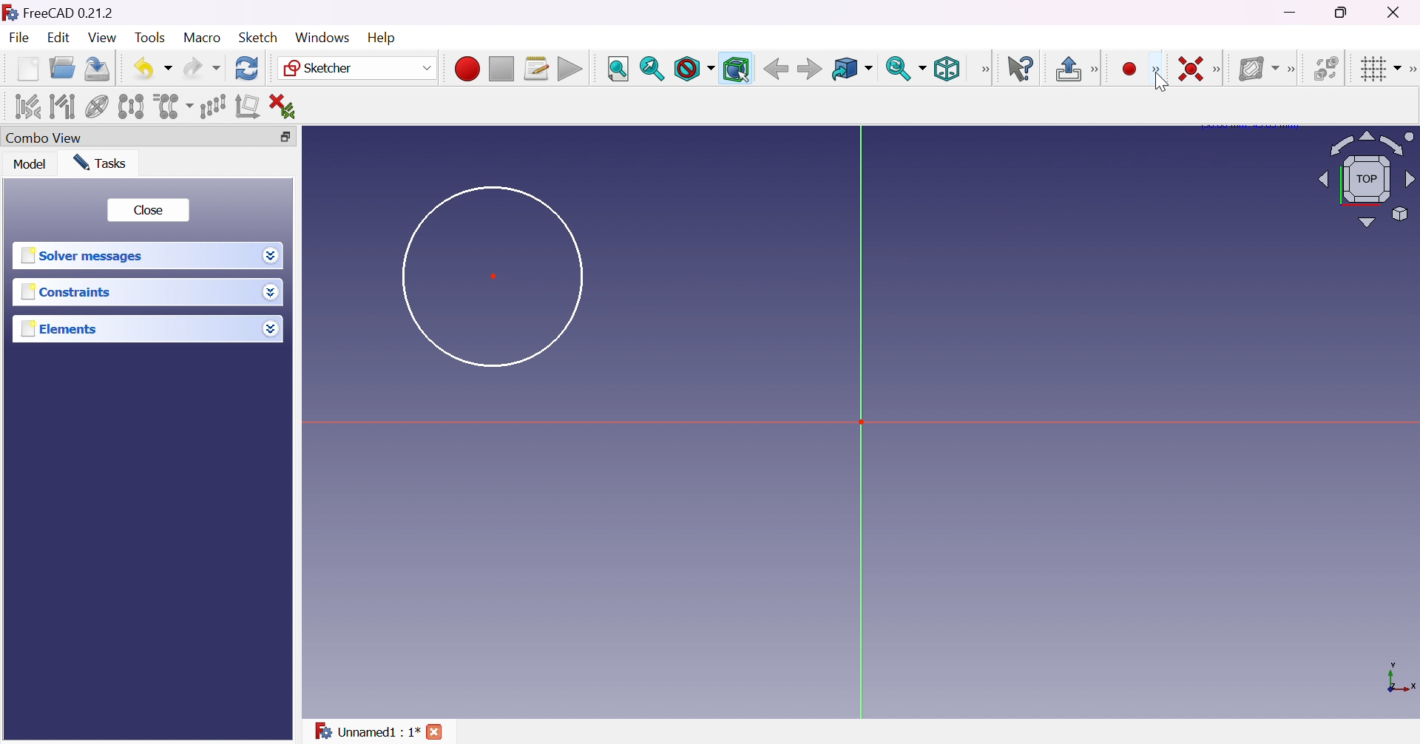 The height and width of the screenshot is (744, 1420). What do you see at coordinates (287, 106) in the screenshot?
I see `Delete all constraints` at bounding box center [287, 106].